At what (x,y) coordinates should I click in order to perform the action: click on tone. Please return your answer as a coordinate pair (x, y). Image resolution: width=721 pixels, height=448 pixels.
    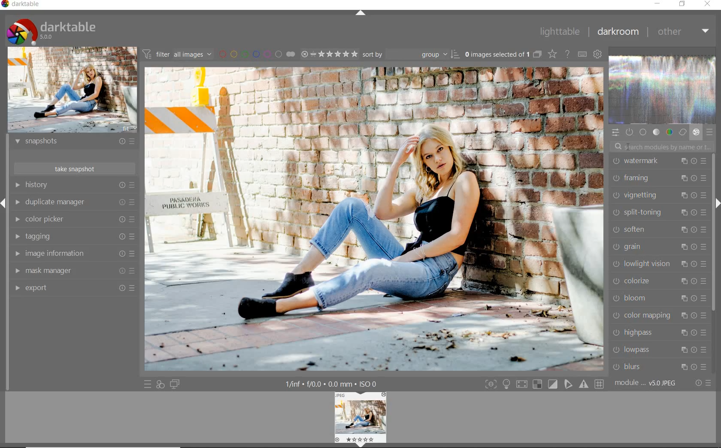
    Looking at the image, I should click on (657, 133).